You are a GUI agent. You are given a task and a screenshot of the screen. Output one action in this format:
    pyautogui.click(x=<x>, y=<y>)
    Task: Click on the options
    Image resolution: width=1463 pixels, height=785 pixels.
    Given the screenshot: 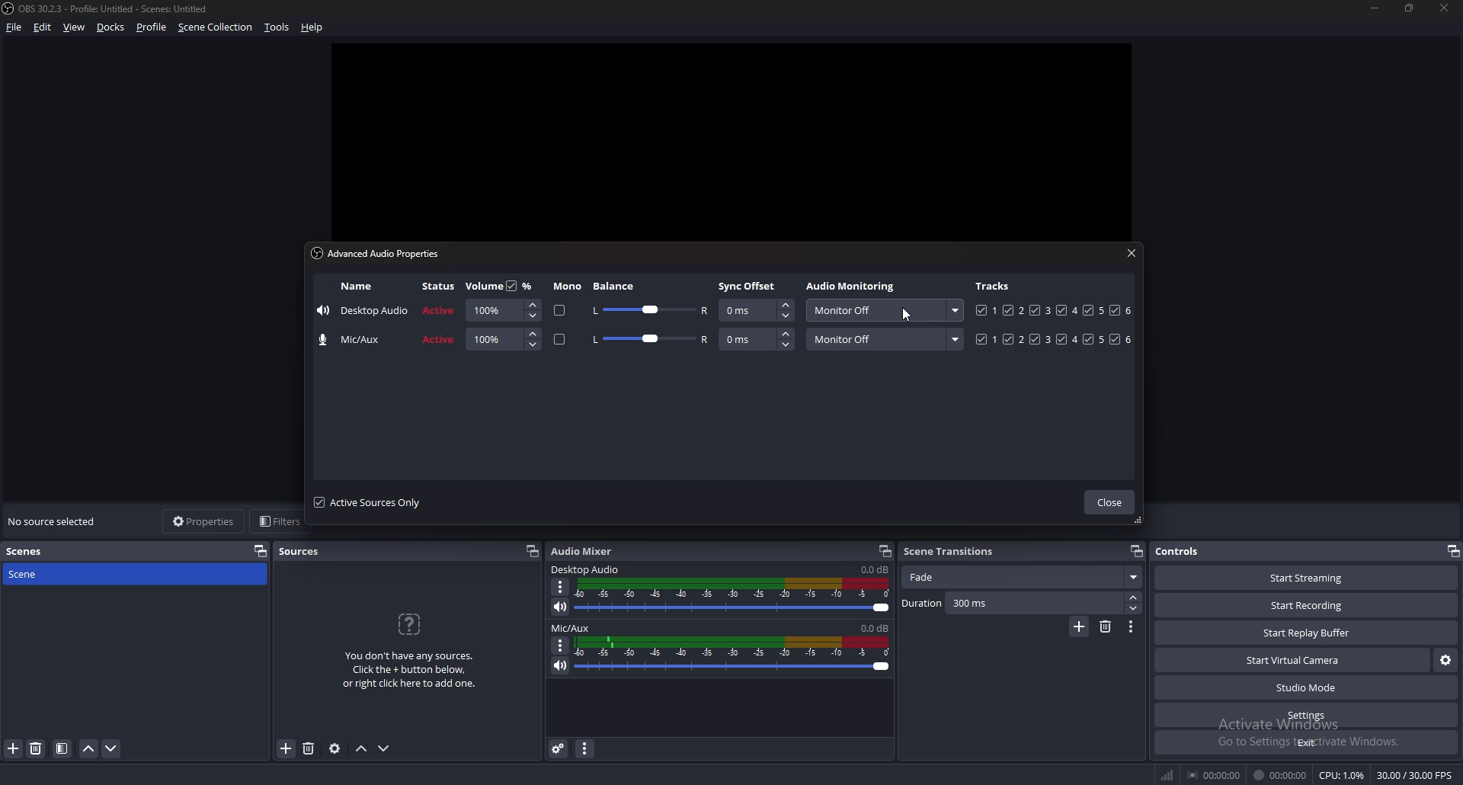 What is the action you would take?
    pyautogui.click(x=560, y=646)
    